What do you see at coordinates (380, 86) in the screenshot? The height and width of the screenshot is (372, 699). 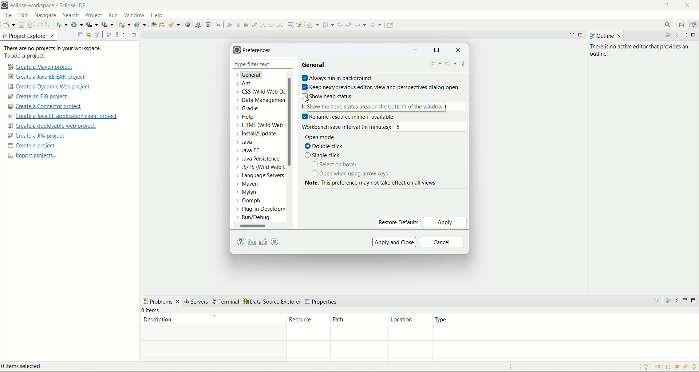 I see `keep next/previous editor, view and perspectives dialogue open` at bounding box center [380, 86].